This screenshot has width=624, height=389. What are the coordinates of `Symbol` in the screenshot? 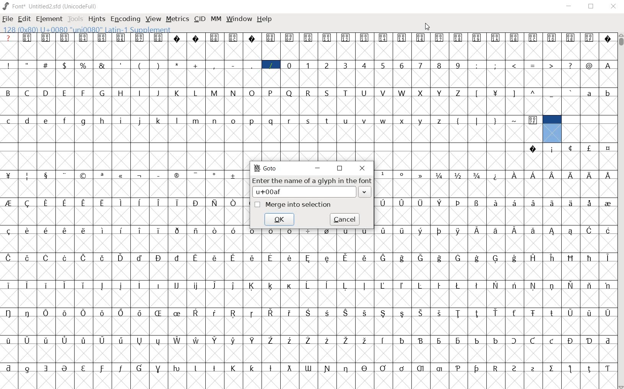 It's located at (514, 175).